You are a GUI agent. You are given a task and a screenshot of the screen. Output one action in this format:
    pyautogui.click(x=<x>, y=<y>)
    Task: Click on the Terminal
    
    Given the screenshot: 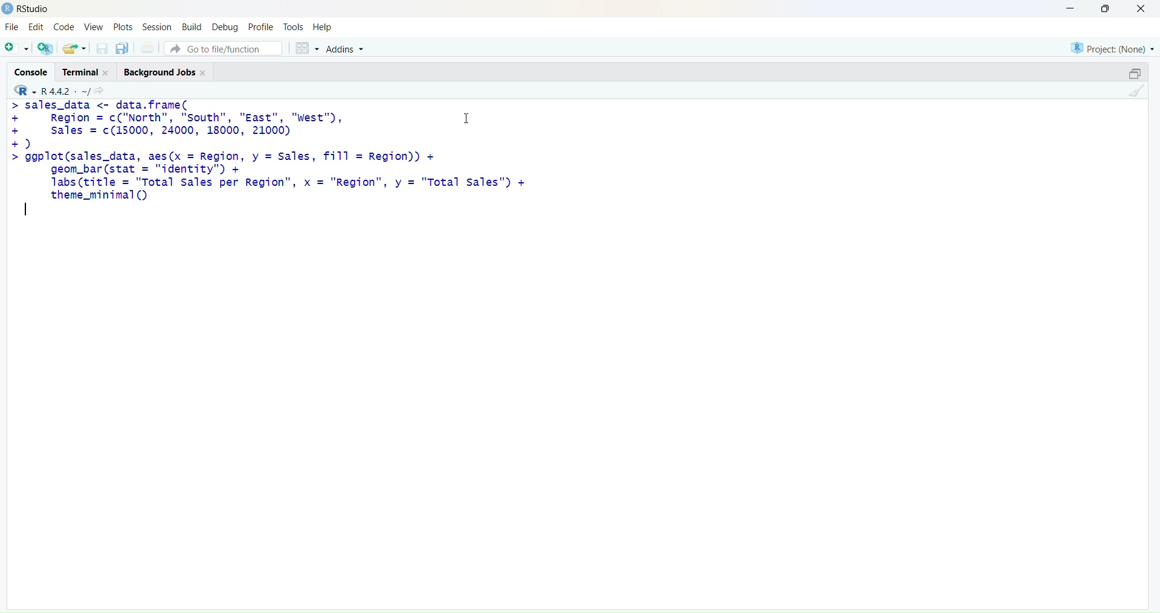 What is the action you would take?
    pyautogui.click(x=83, y=71)
    